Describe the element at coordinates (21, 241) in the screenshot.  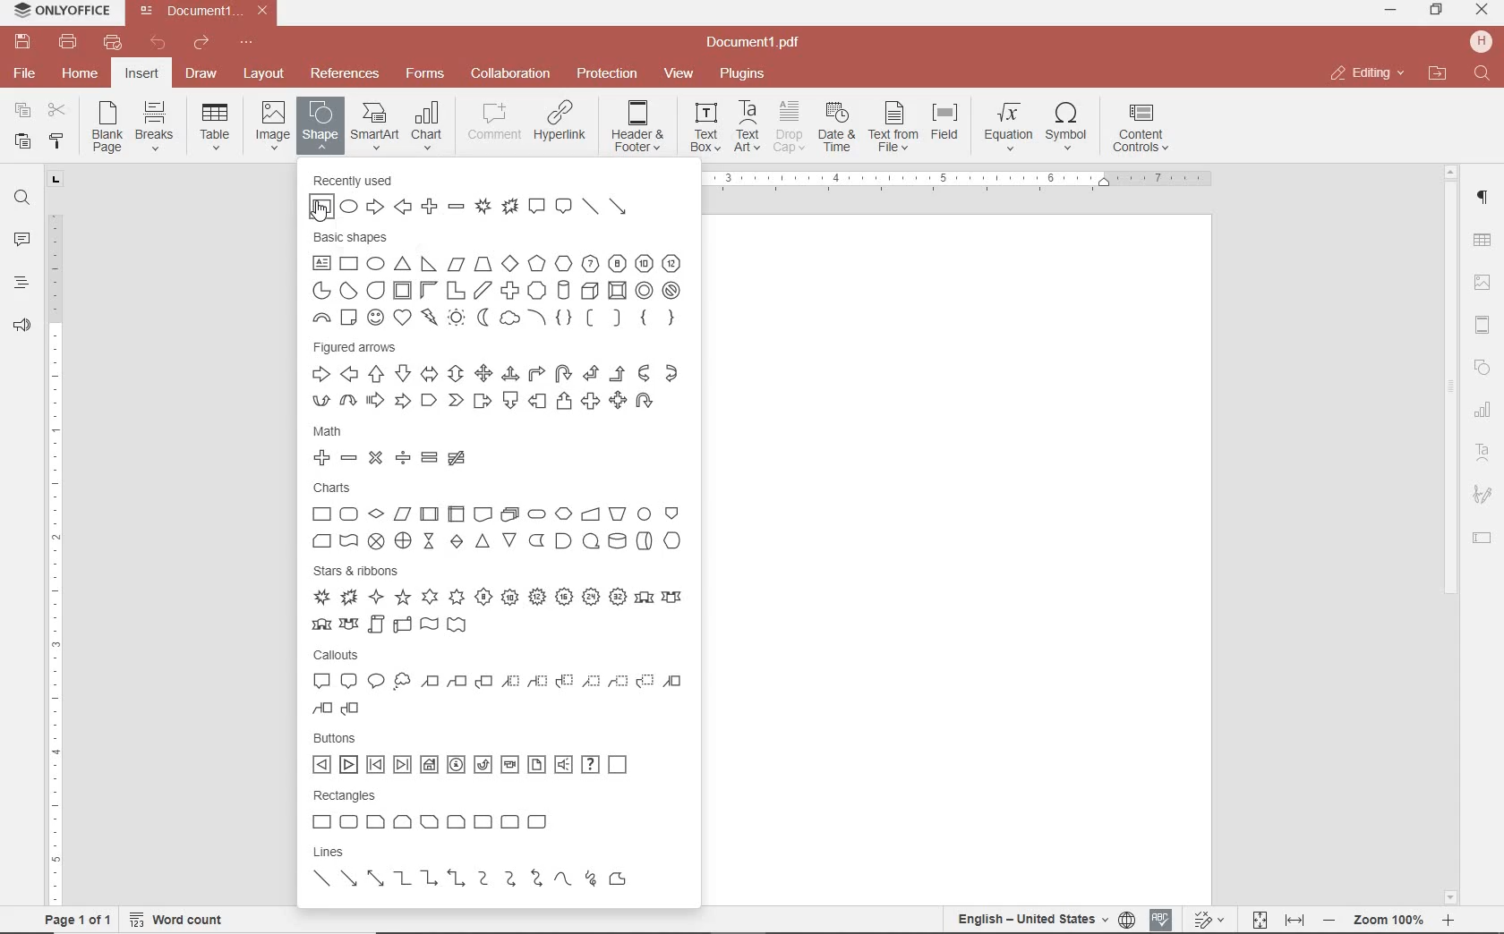
I see `comments` at that location.